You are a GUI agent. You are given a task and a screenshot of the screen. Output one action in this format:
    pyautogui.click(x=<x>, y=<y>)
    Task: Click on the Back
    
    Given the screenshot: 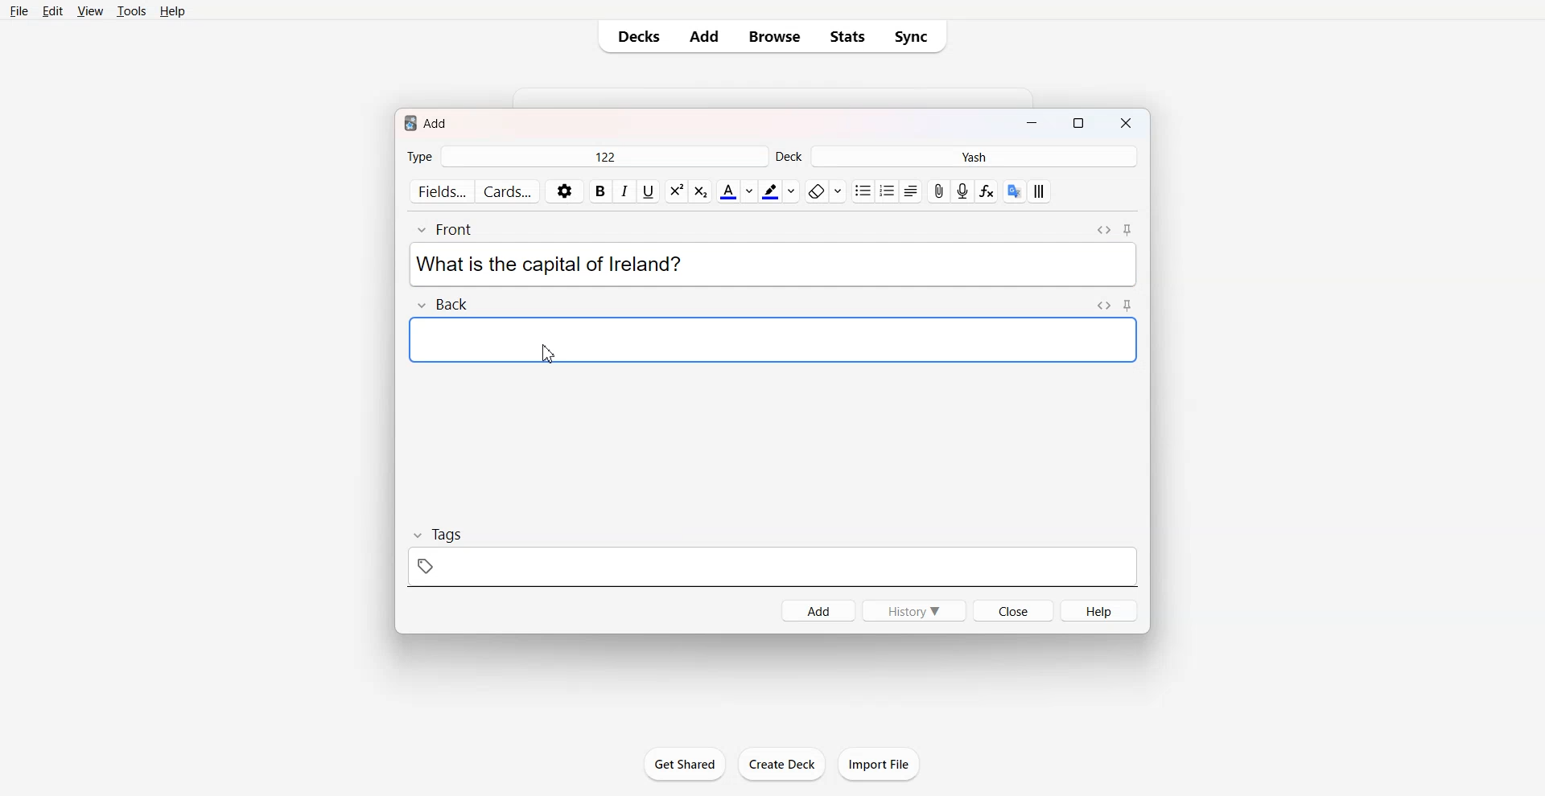 What is the action you would take?
    pyautogui.click(x=441, y=303)
    